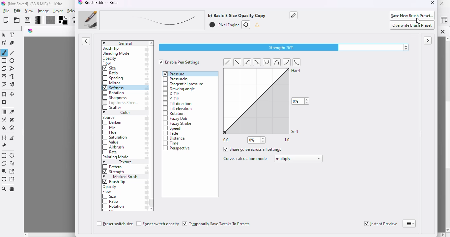  Describe the element at coordinates (114, 224) in the screenshot. I see `eraser switch size` at that location.